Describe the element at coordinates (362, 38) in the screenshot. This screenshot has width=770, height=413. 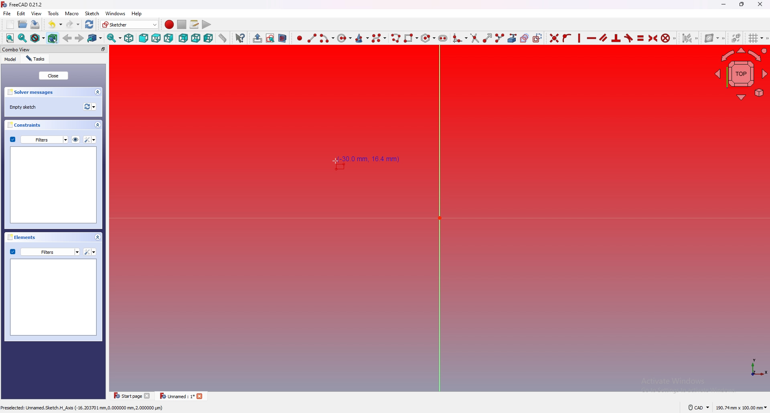
I see `create conic` at that location.